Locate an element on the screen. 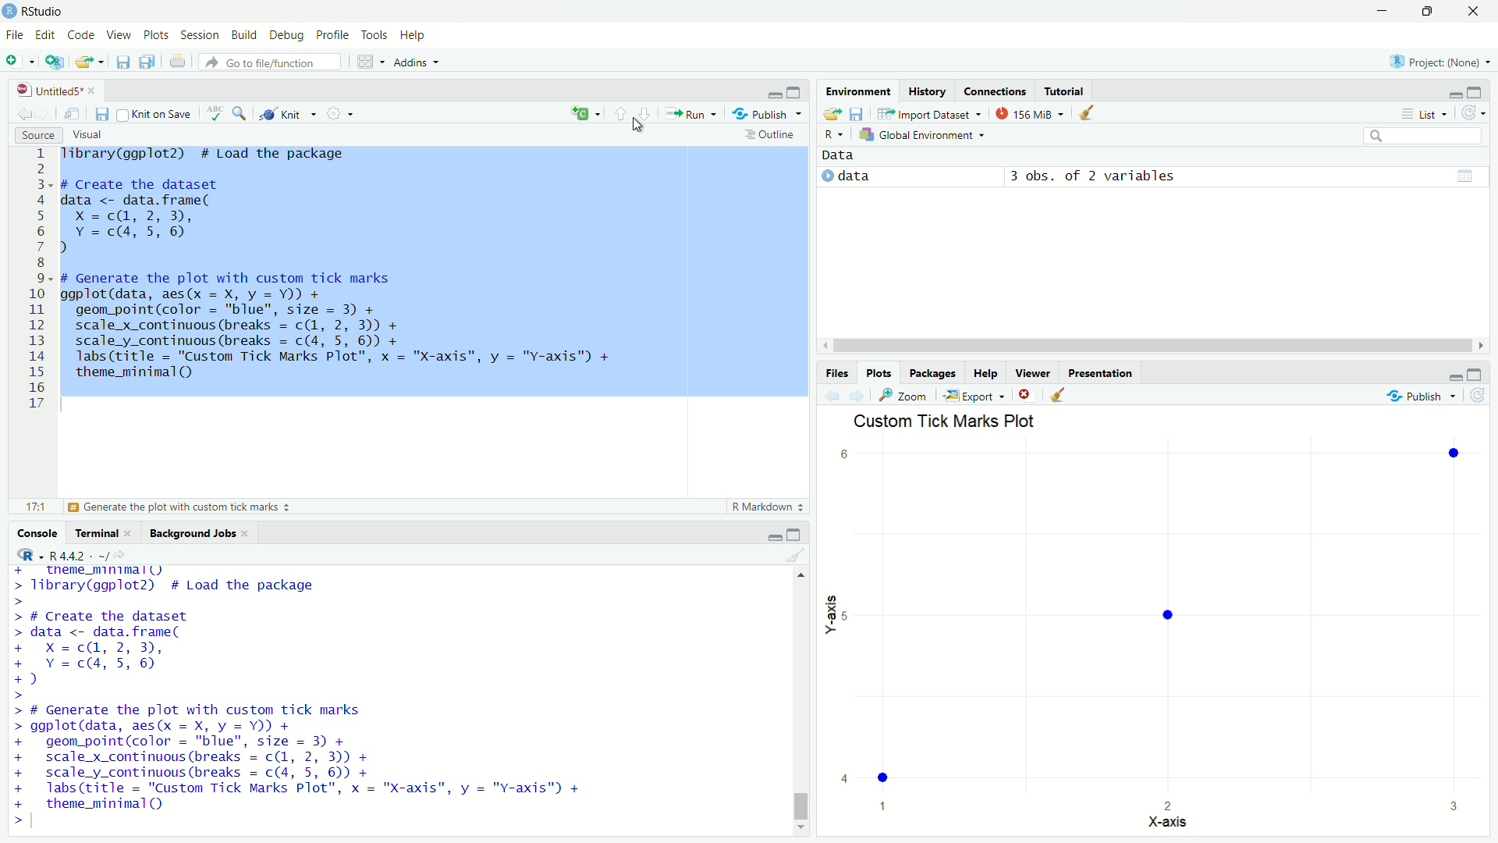 This screenshot has height=843, width=1498. packages is located at coordinates (933, 372).